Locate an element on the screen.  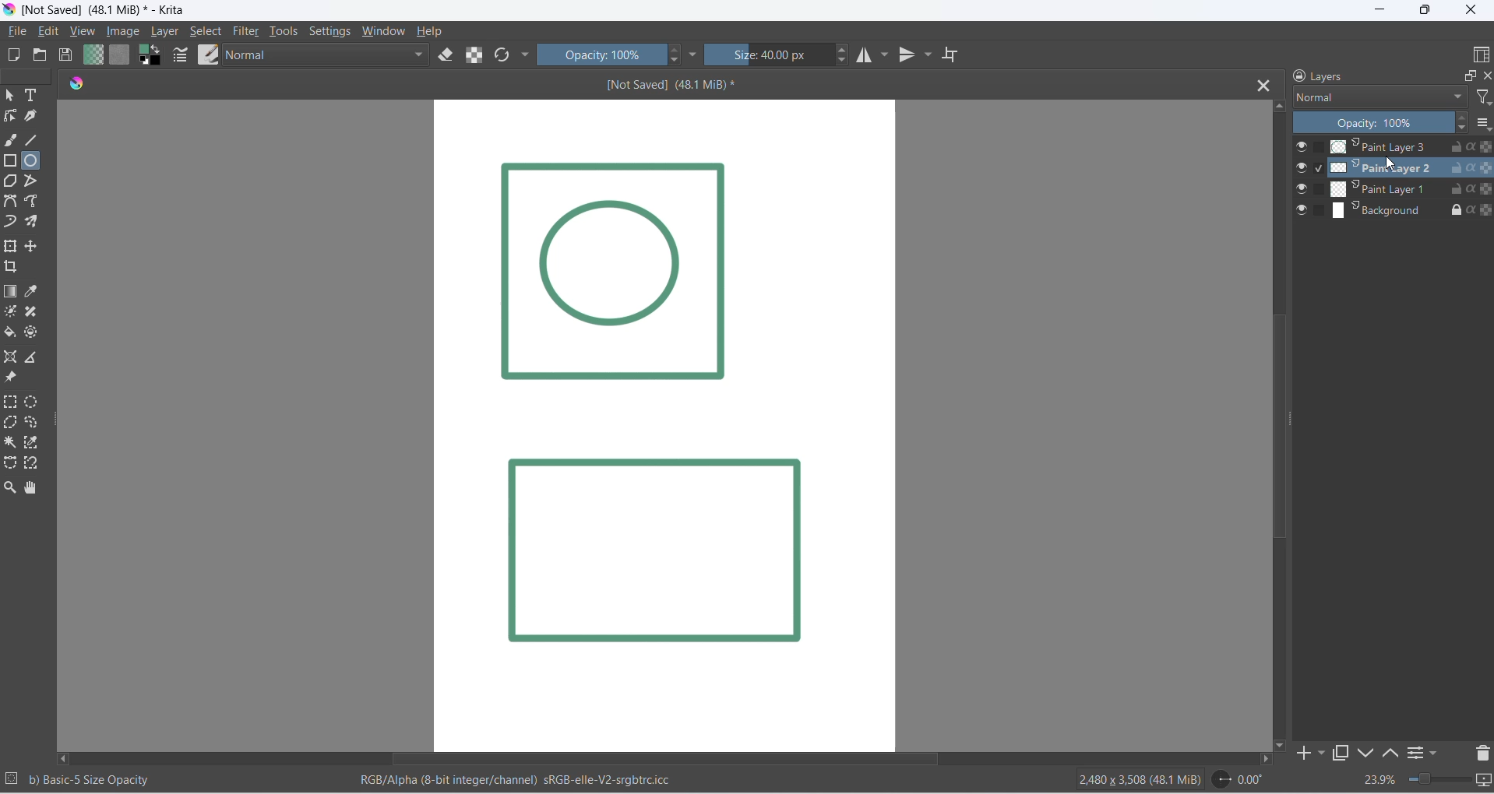
maximize tab is located at coordinates (1341, 754).